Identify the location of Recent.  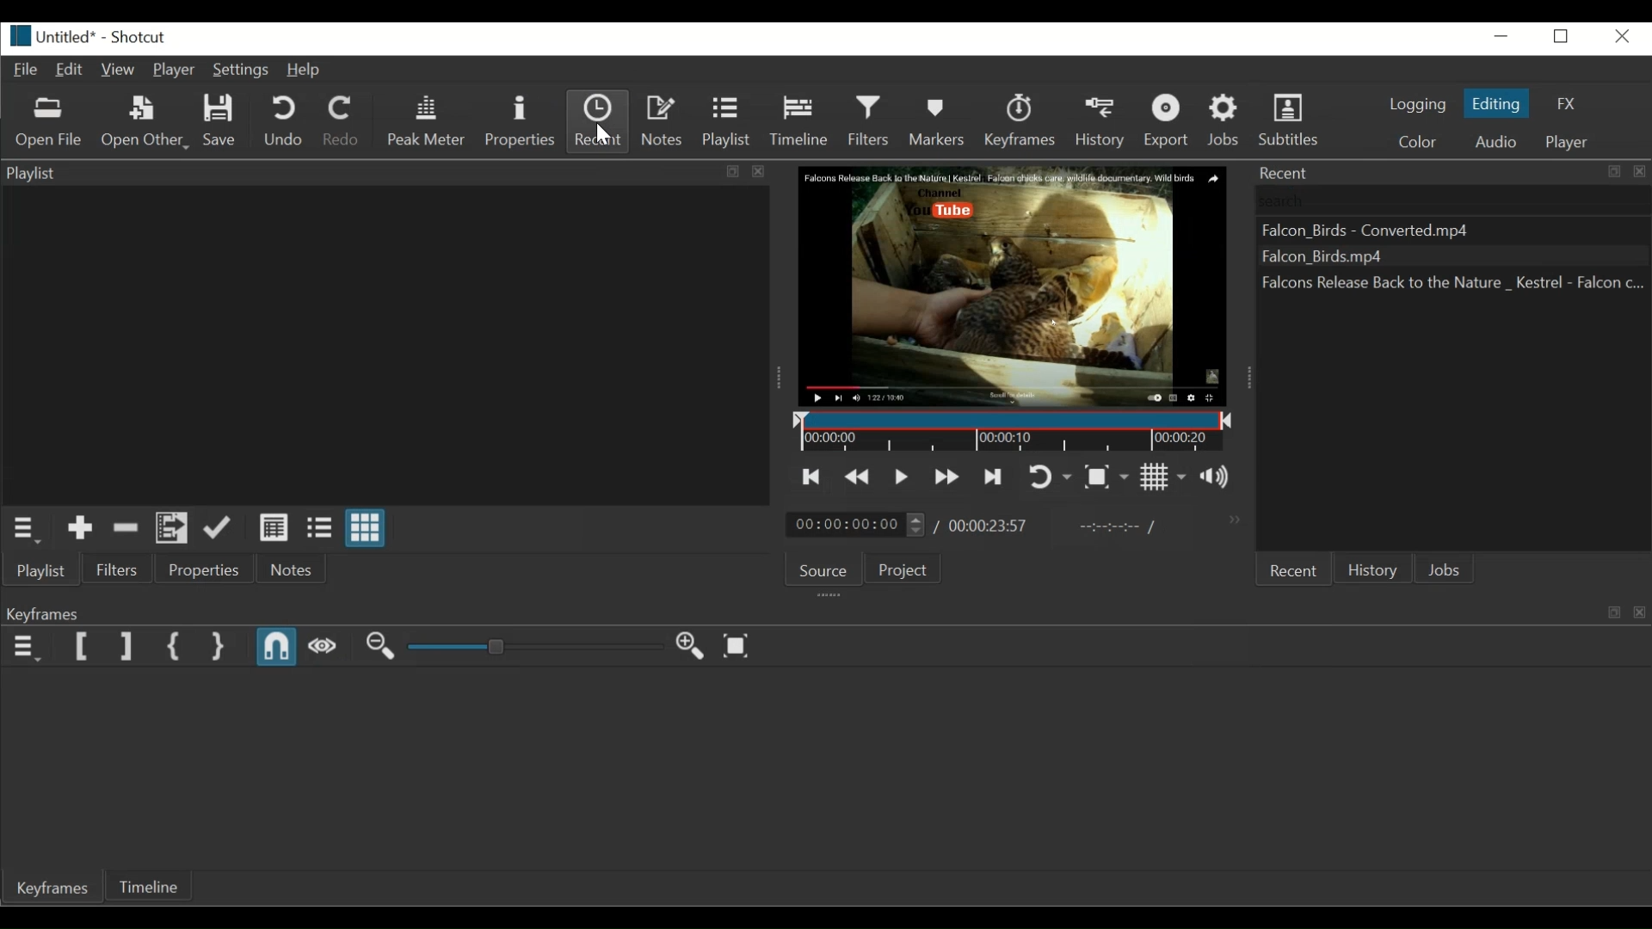
(598, 120).